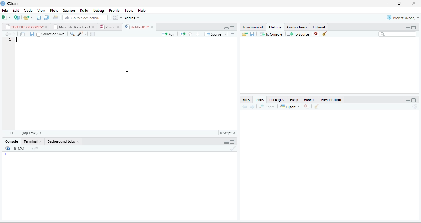 The image size is (421, 223). What do you see at coordinates (408, 101) in the screenshot?
I see `minimize` at bounding box center [408, 101].